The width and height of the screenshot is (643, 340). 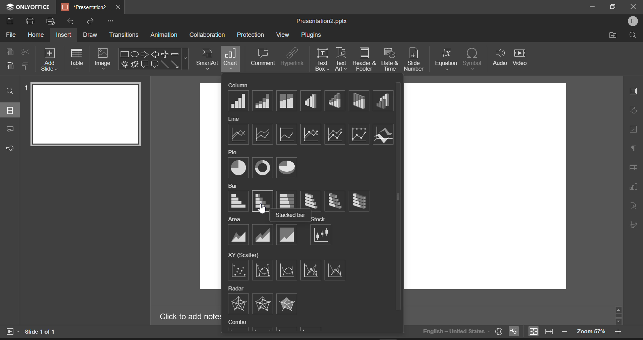 What do you see at coordinates (287, 271) in the screenshot?
I see `Scatter with smooth lines` at bounding box center [287, 271].